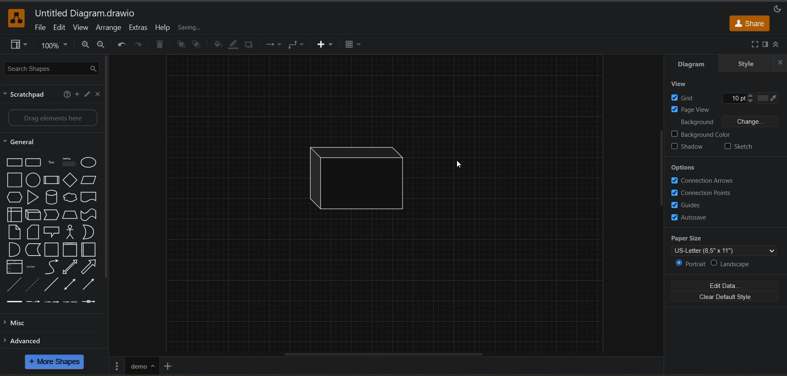 Image resolution: width=787 pixels, height=376 pixels. I want to click on close, so click(98, 95).